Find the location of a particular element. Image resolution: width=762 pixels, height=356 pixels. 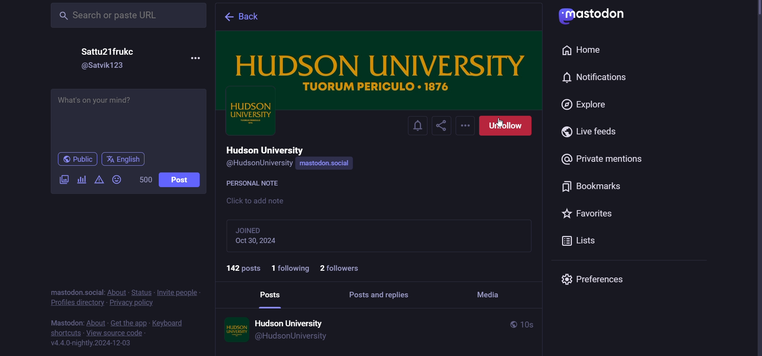

poll is located at coordinates (81, 180).